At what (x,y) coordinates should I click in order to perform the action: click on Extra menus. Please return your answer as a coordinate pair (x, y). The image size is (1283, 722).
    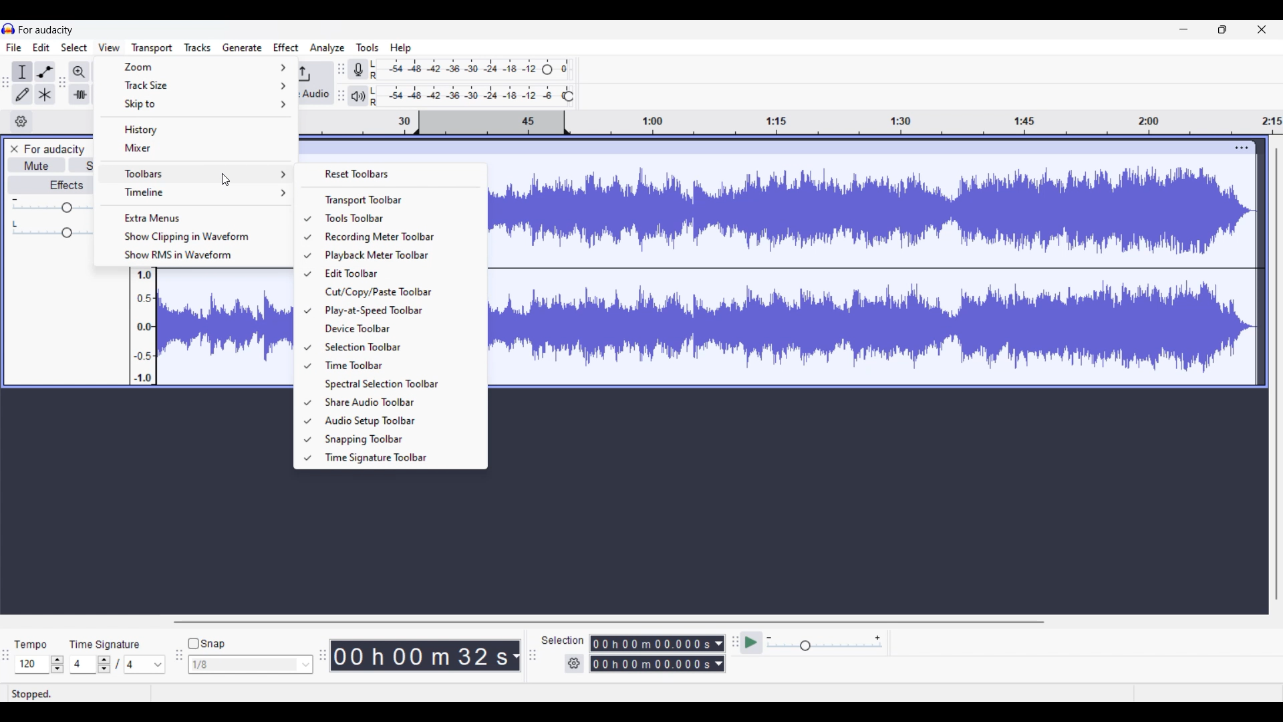
    Looking at the image, I should click on (193, 218).